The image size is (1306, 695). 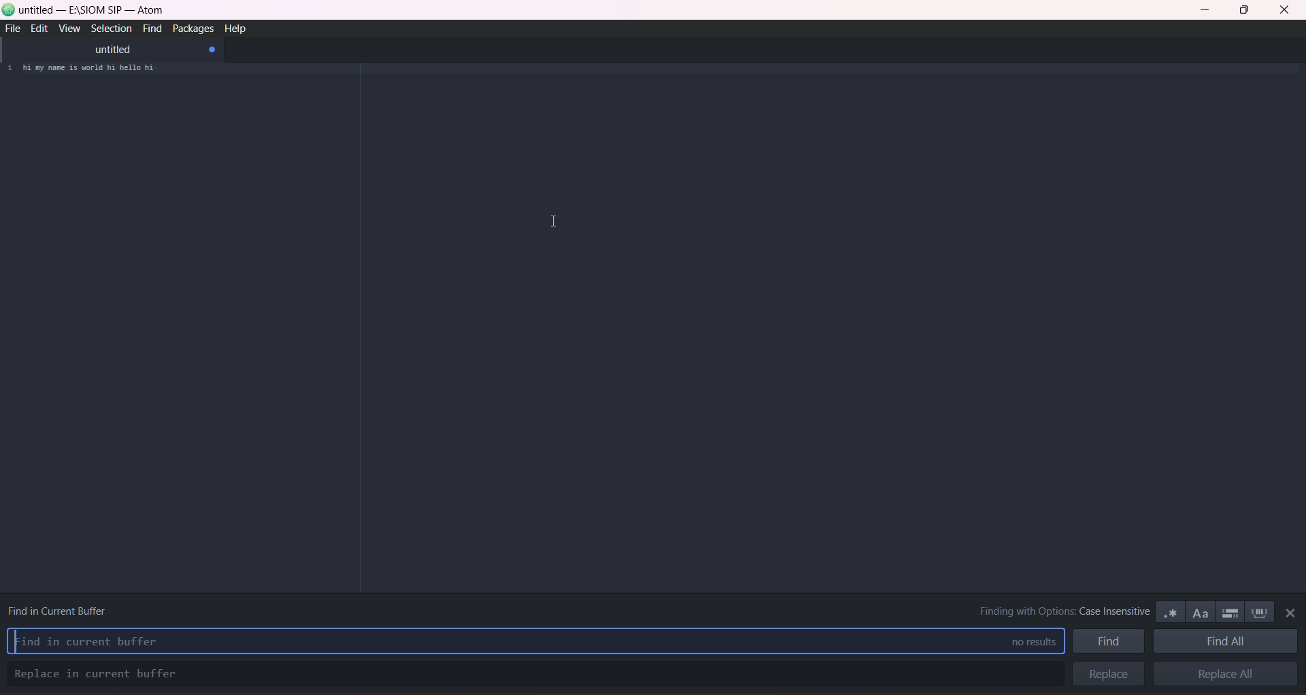 I want to click on hi my name is world hi hello hi, so click(x=99, y=70).